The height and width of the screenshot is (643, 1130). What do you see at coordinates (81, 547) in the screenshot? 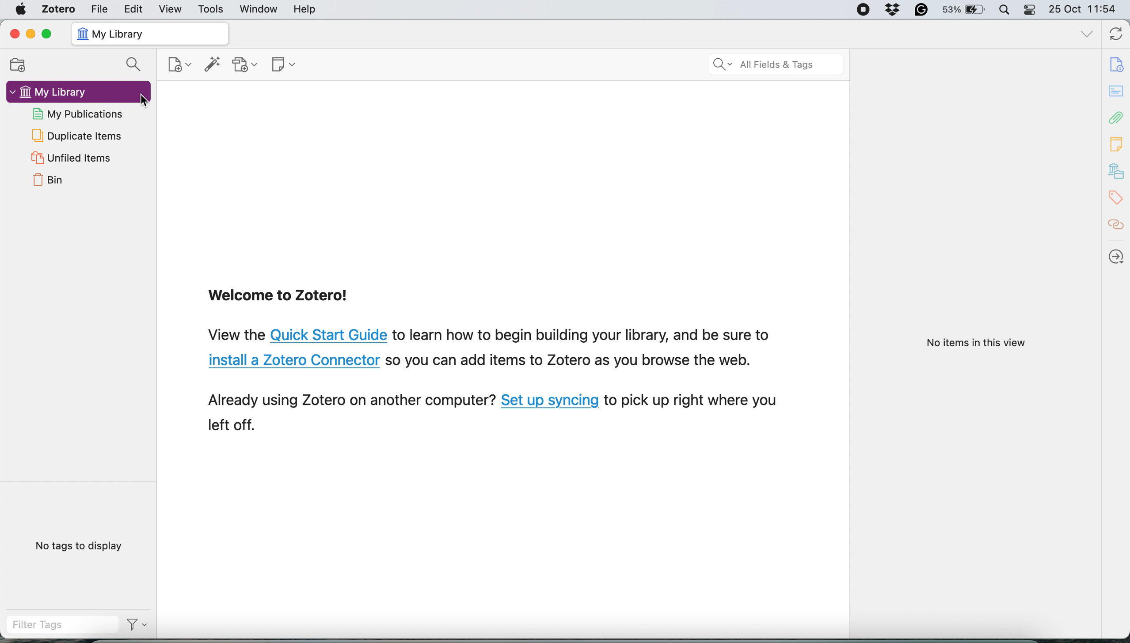
I see `No tags to display` at bounding box center [81, 547].